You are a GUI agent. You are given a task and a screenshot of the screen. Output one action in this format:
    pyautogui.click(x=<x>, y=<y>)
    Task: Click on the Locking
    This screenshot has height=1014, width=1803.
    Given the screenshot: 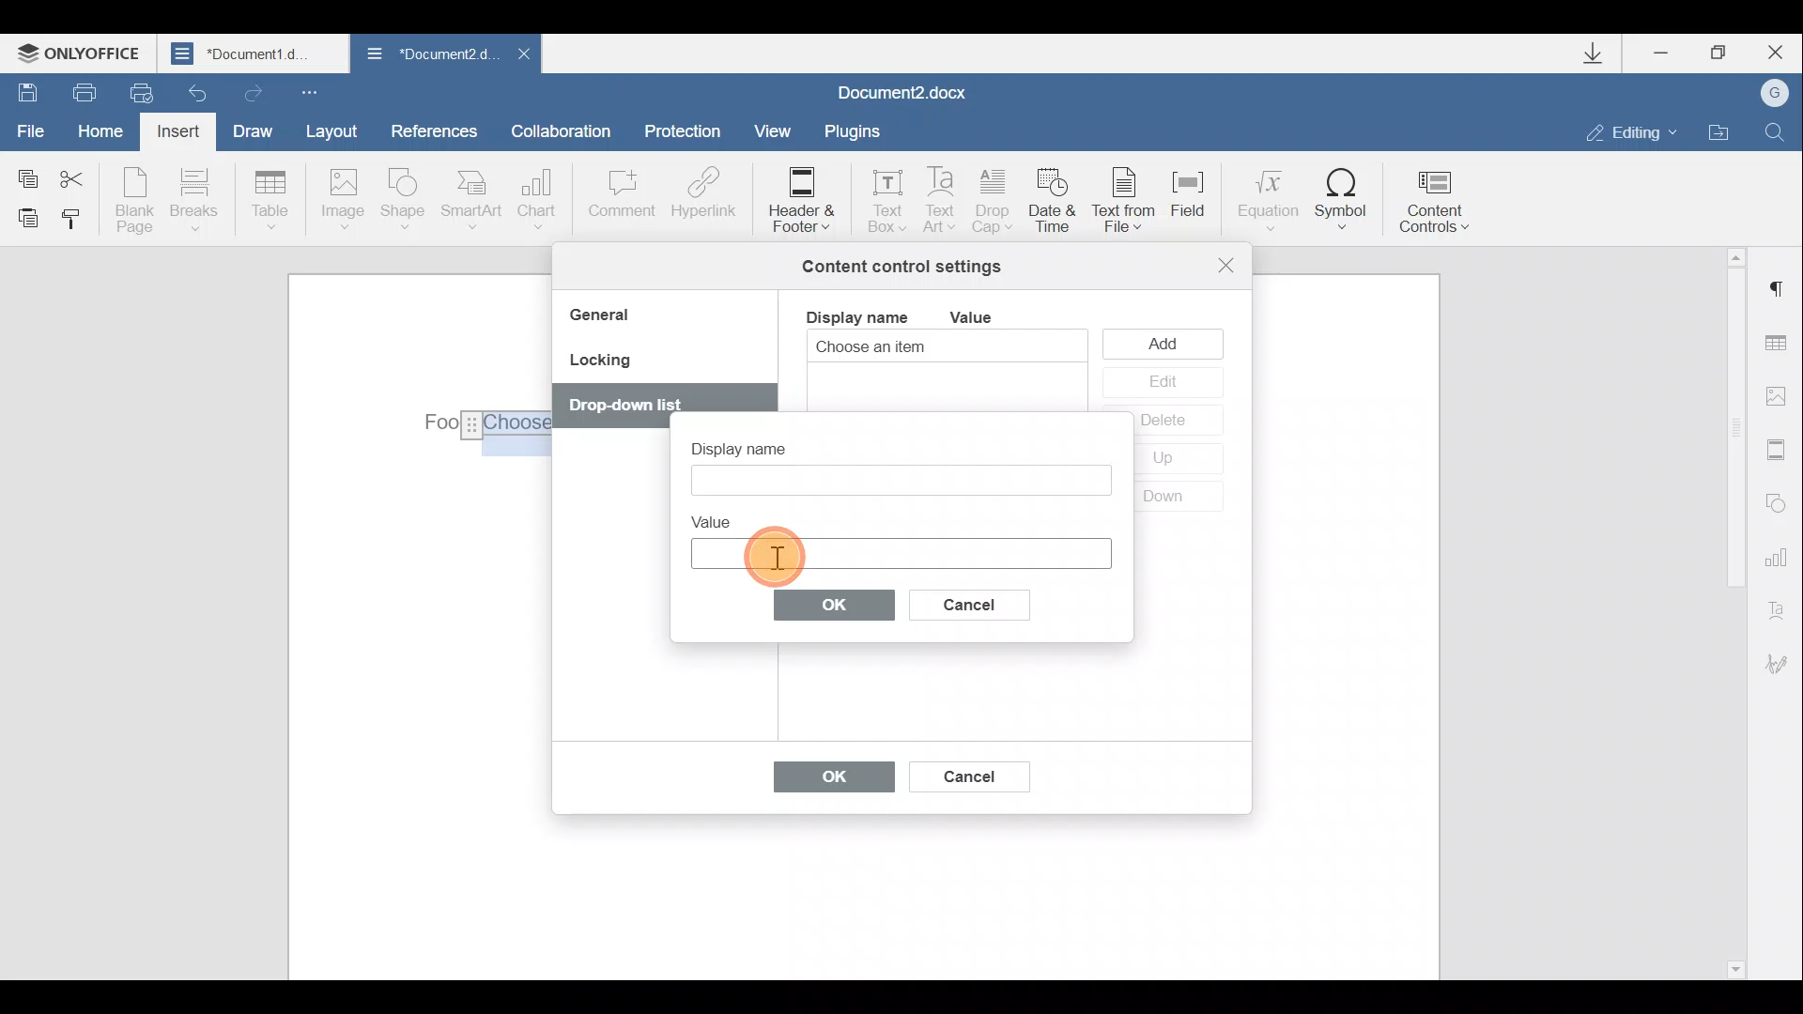 What is the action you would take?
    pyautogui.click(x=599, y=366)
    